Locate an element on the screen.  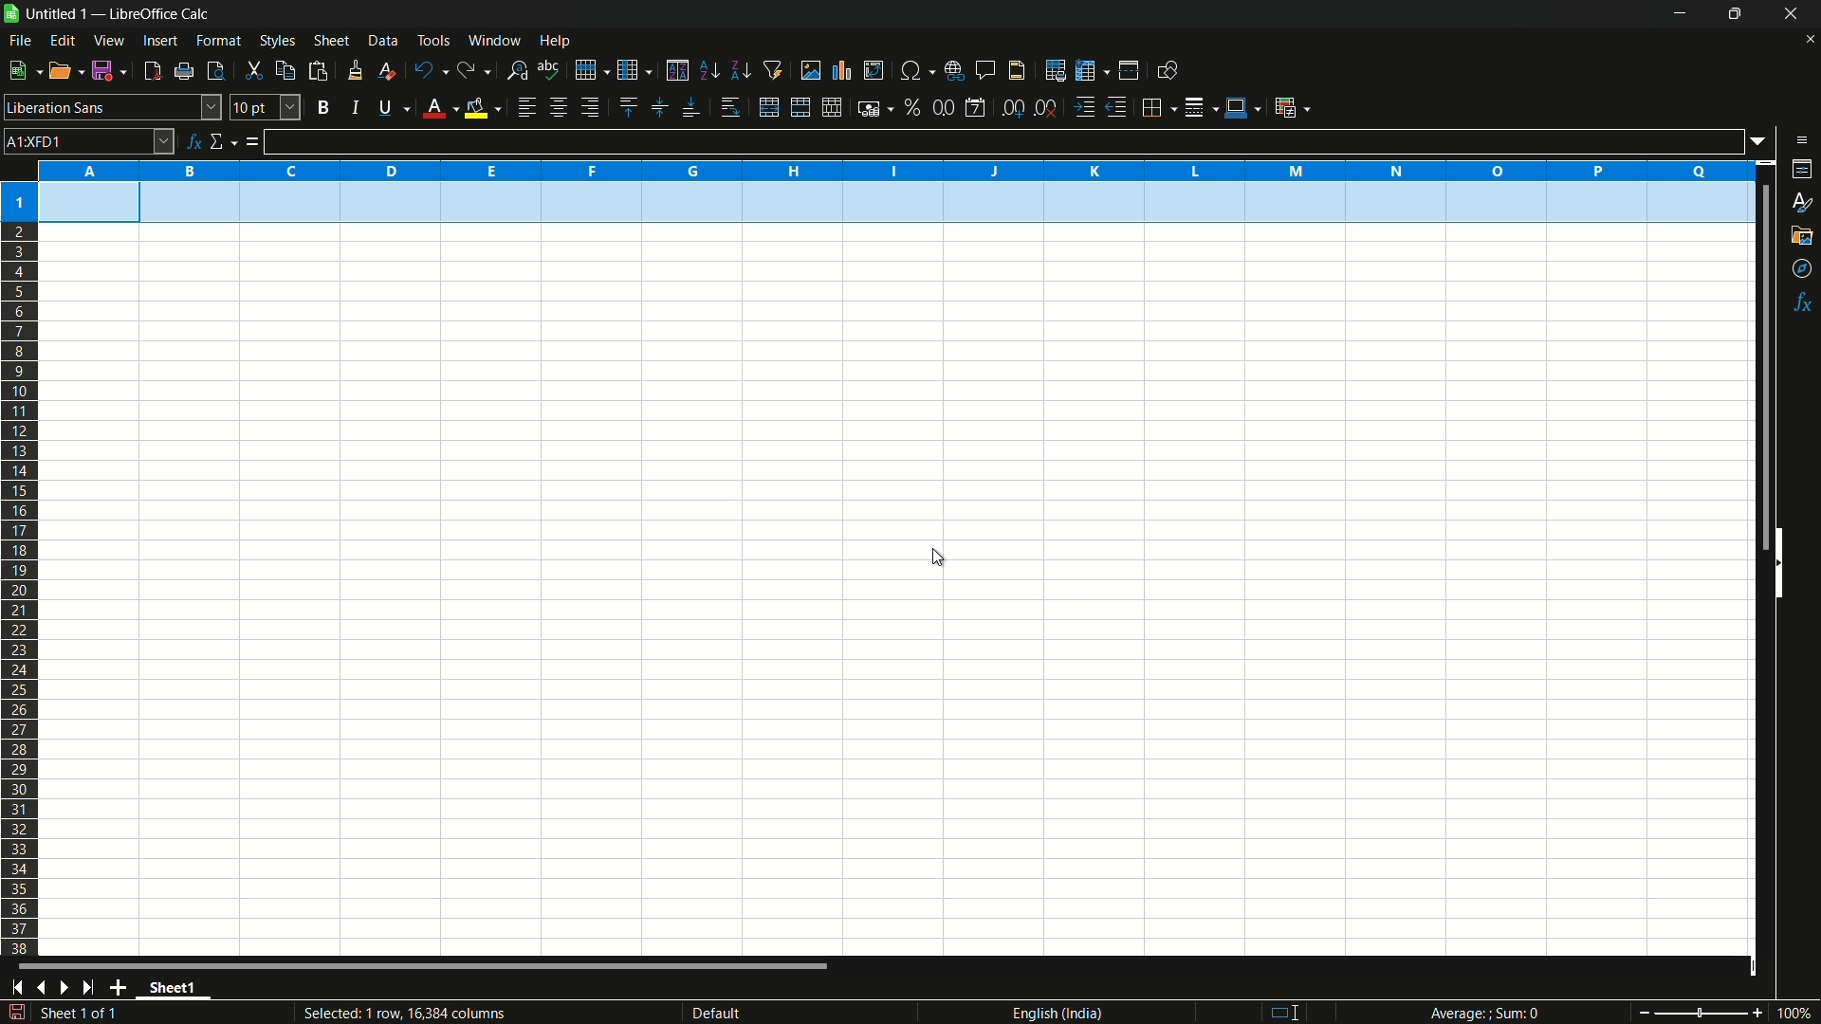
bold is located at coordinates (322, 106).